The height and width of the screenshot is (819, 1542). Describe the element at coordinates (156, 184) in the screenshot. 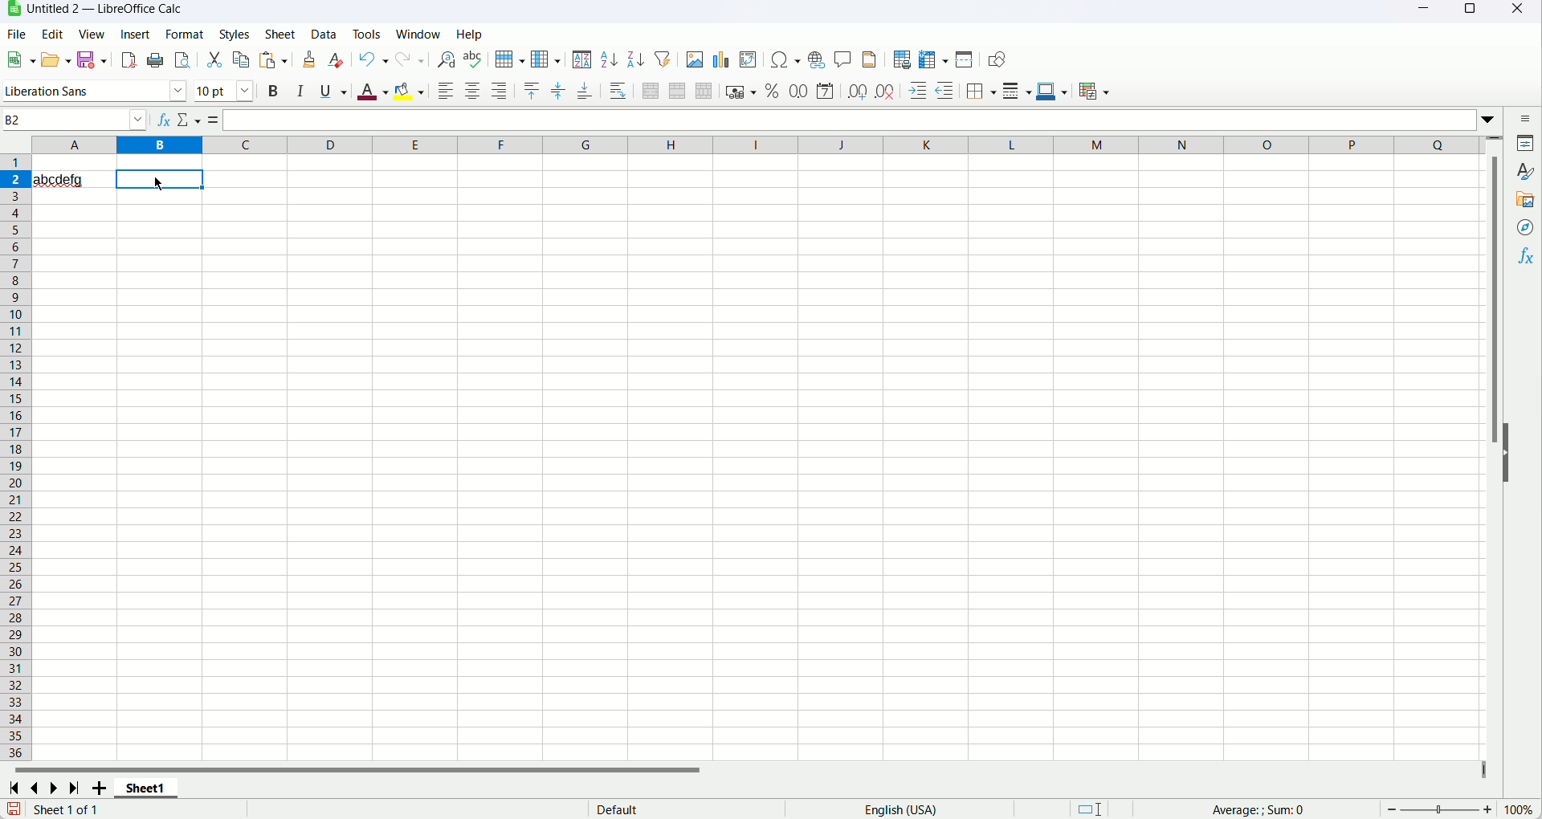

I see `cursor` at that location.